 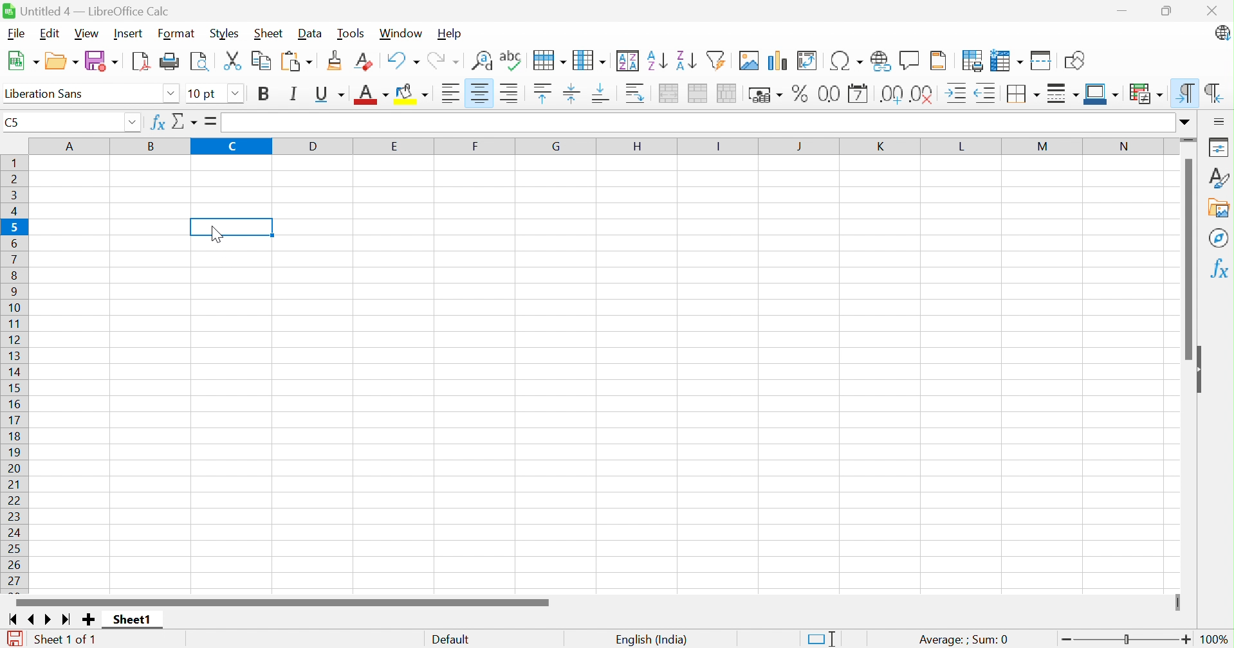 What do you see at coordinates (15, 34) in the screenshot?
I see `File` at bounding box center [15, 34].